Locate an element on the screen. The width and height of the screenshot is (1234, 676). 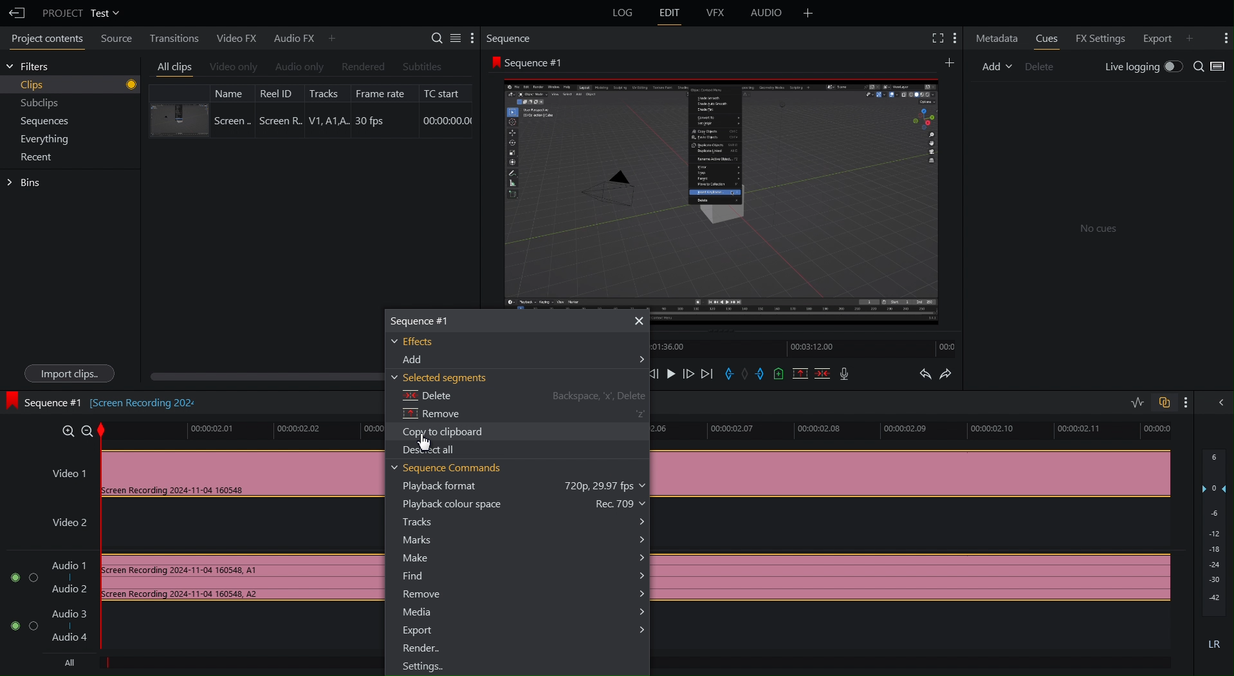
Transitions is located at coordinates (176, 37).